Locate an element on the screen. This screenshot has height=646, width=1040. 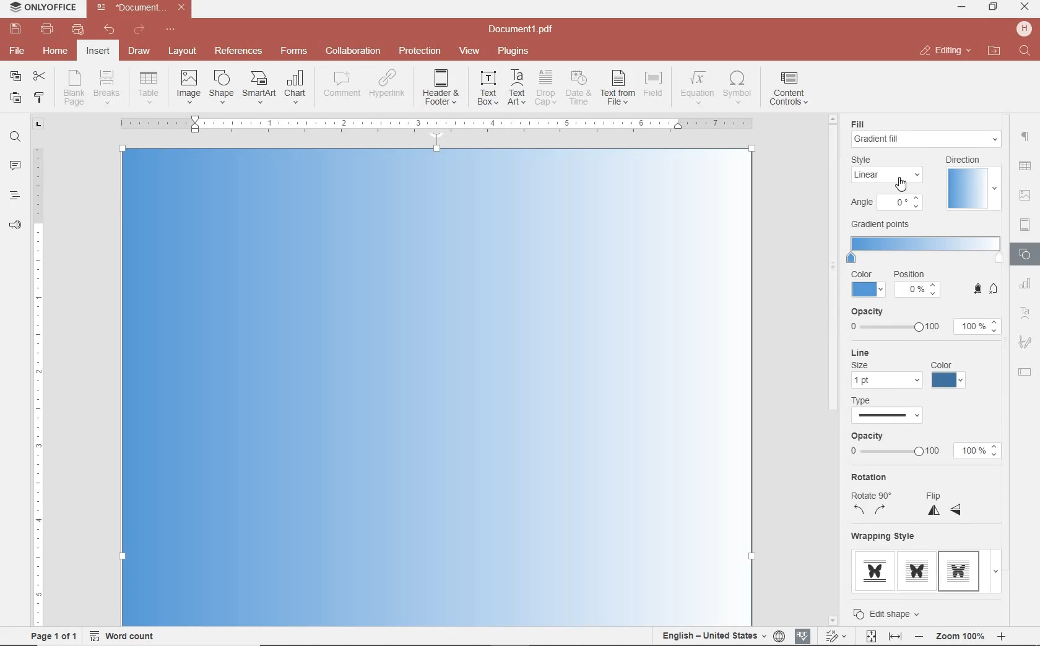
INSERT CHAT is located at coordinates (295, 88).